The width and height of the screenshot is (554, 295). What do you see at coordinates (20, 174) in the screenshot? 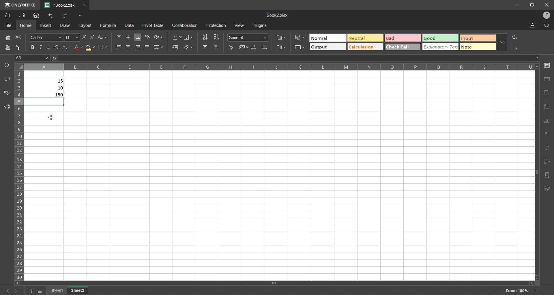
I see `row numbers` at bounding box center [20, 174].